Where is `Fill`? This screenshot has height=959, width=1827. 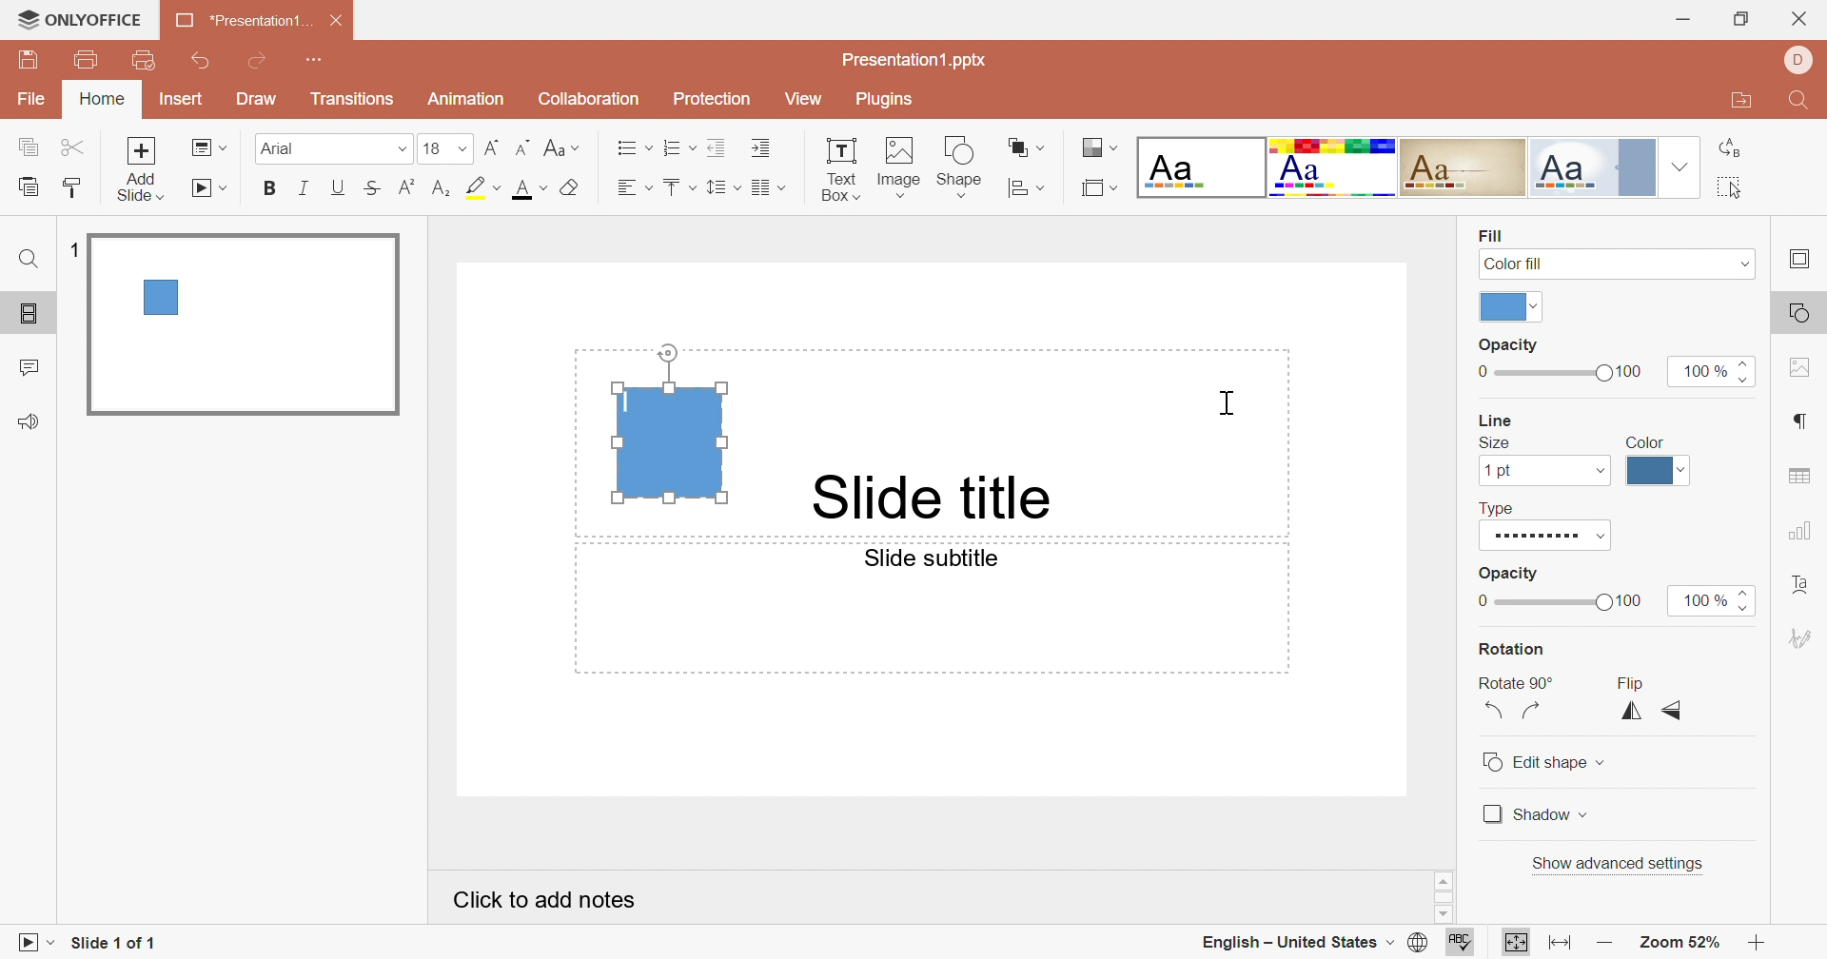
Fill is located at coordinates (1490, 234).